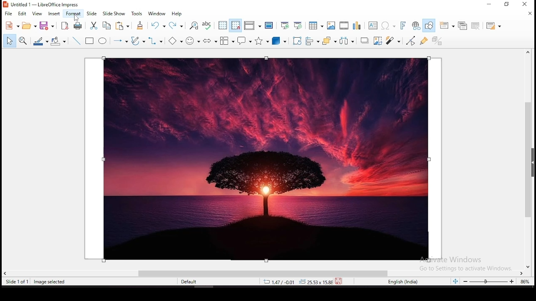  Describe the element at coordinates (298, 25) in the screenshot. I see `start from current slide` at that location.